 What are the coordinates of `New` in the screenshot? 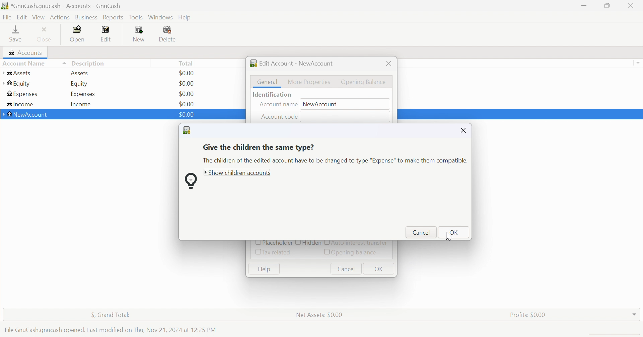 It's located at (138, 33).